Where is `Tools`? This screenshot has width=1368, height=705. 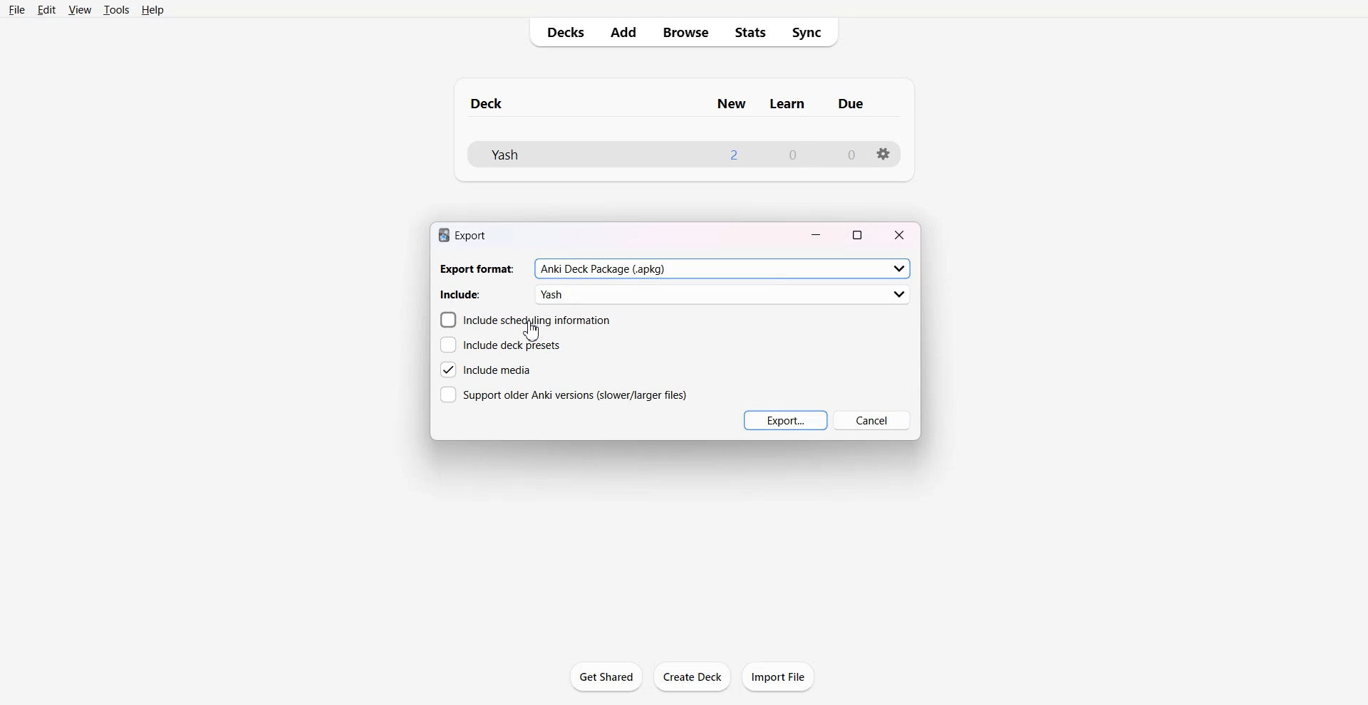
Tools is located at coordinates (117, 11).